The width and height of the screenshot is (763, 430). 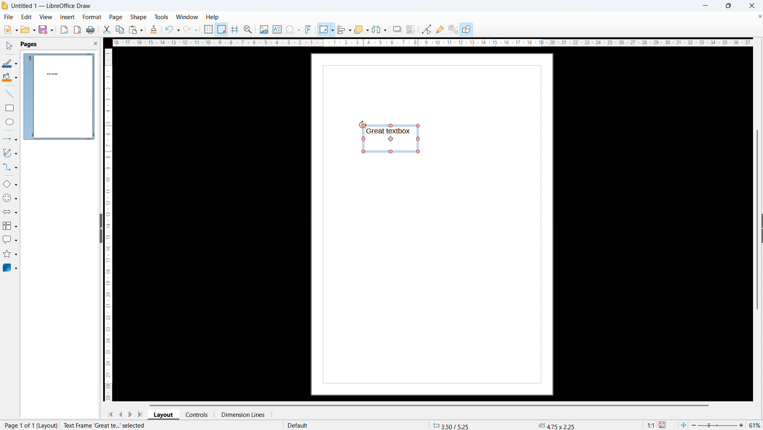 I want to click on view, so click(x=45, y=17).